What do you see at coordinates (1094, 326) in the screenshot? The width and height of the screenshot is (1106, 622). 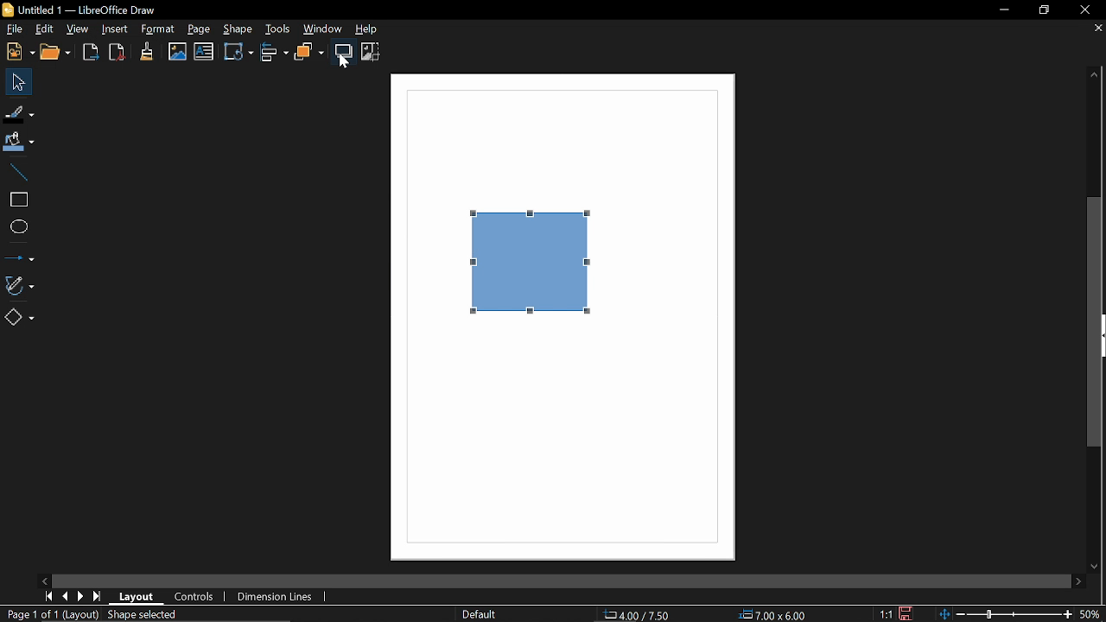 I see `Vertical scrollbar` at bounding box center [1094, 326].